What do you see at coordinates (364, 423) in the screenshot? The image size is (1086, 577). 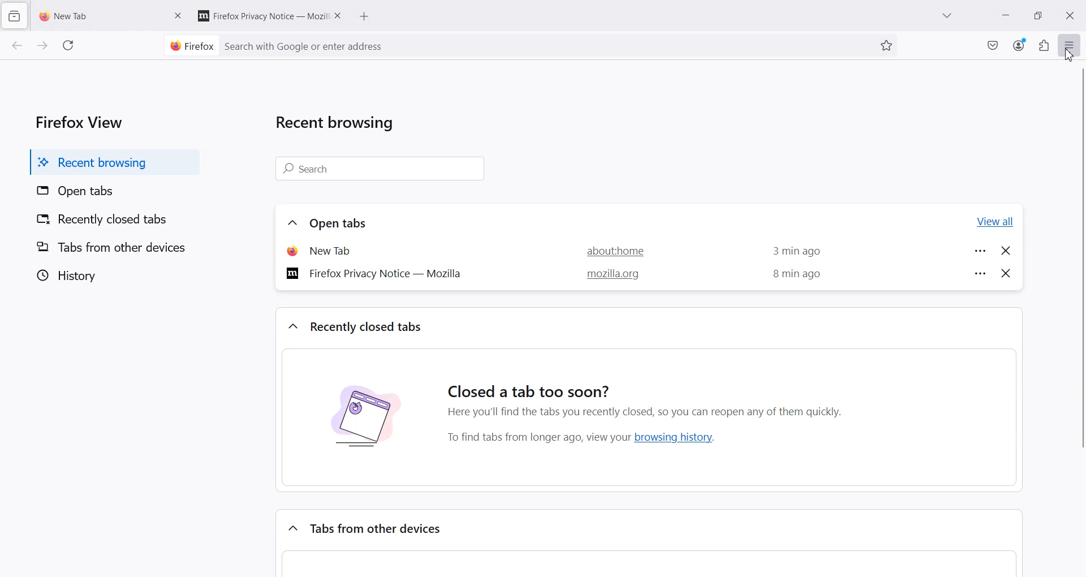 I see `image` at bounding box center [364, 423].